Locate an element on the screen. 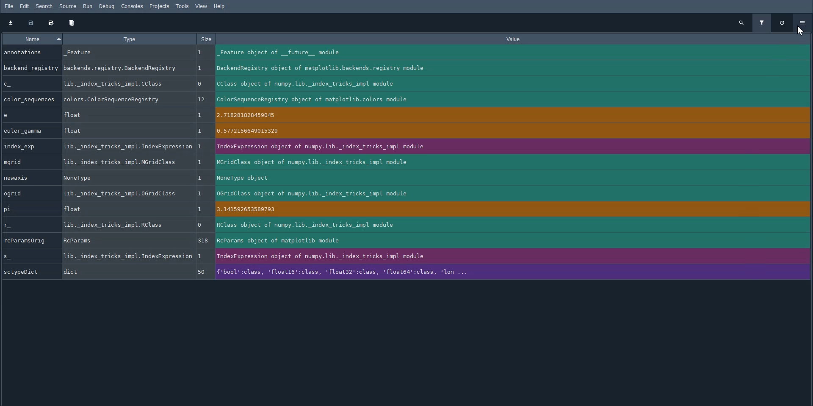 The image size is (813, 406). type value is located at coordinates (126, 241).